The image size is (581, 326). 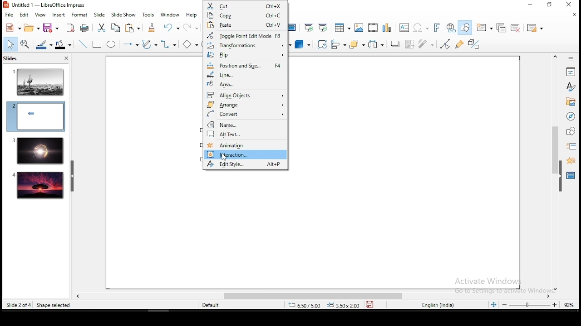 I want to click on special characters, so click(x=419, y=28).